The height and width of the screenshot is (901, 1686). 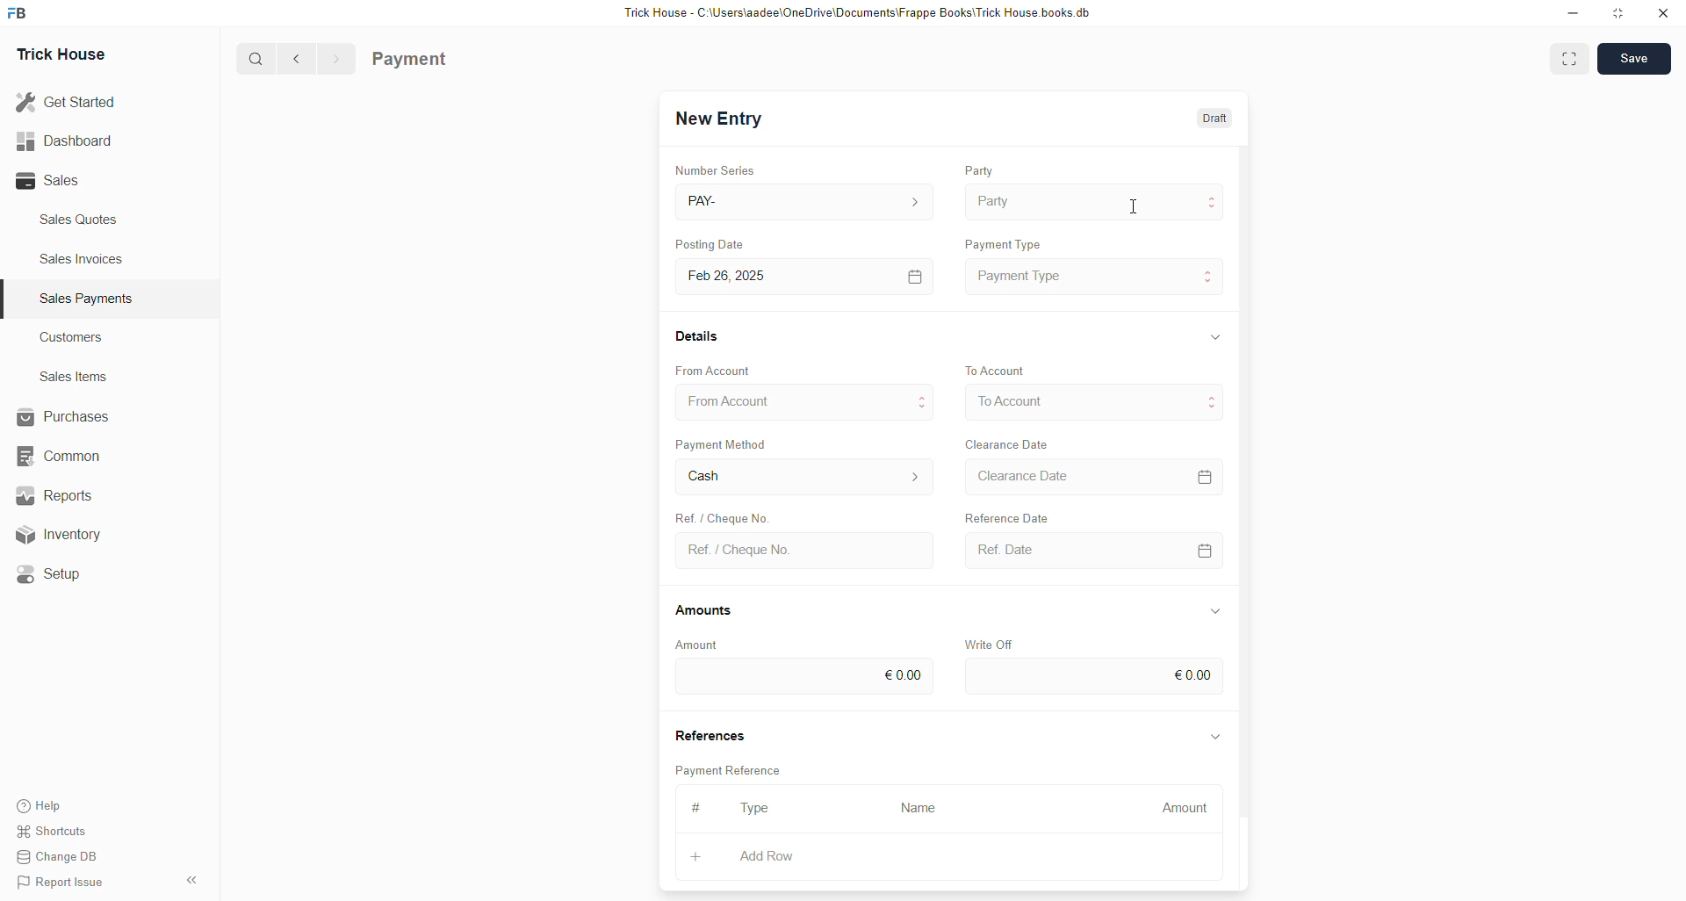 I want to click on €0.00, so click(x=1095, y=676).